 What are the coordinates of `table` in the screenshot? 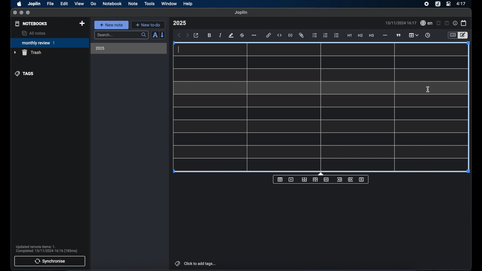 It's located at (322, 107).